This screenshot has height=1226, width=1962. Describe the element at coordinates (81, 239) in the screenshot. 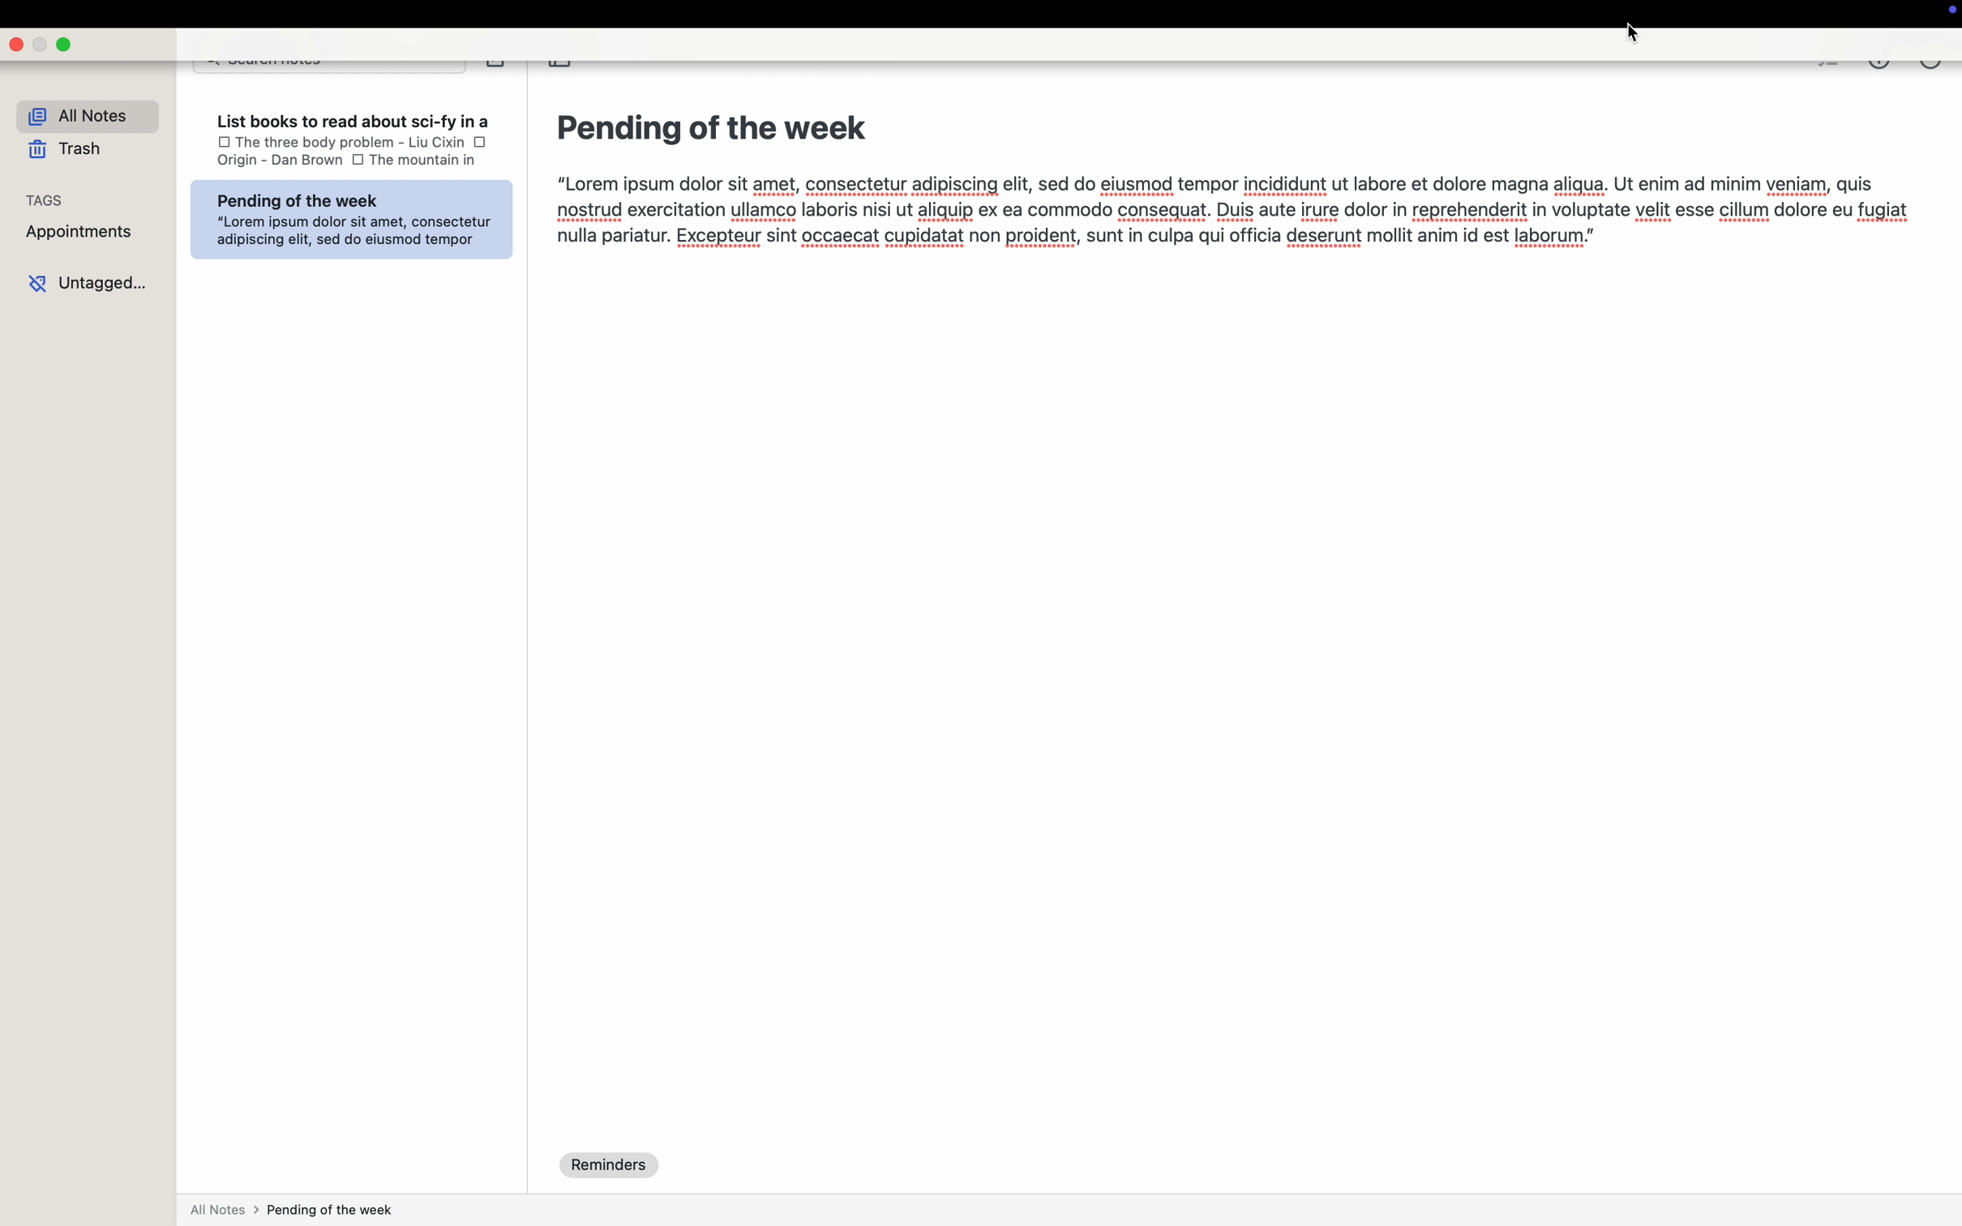

I see `appointments` at that location.